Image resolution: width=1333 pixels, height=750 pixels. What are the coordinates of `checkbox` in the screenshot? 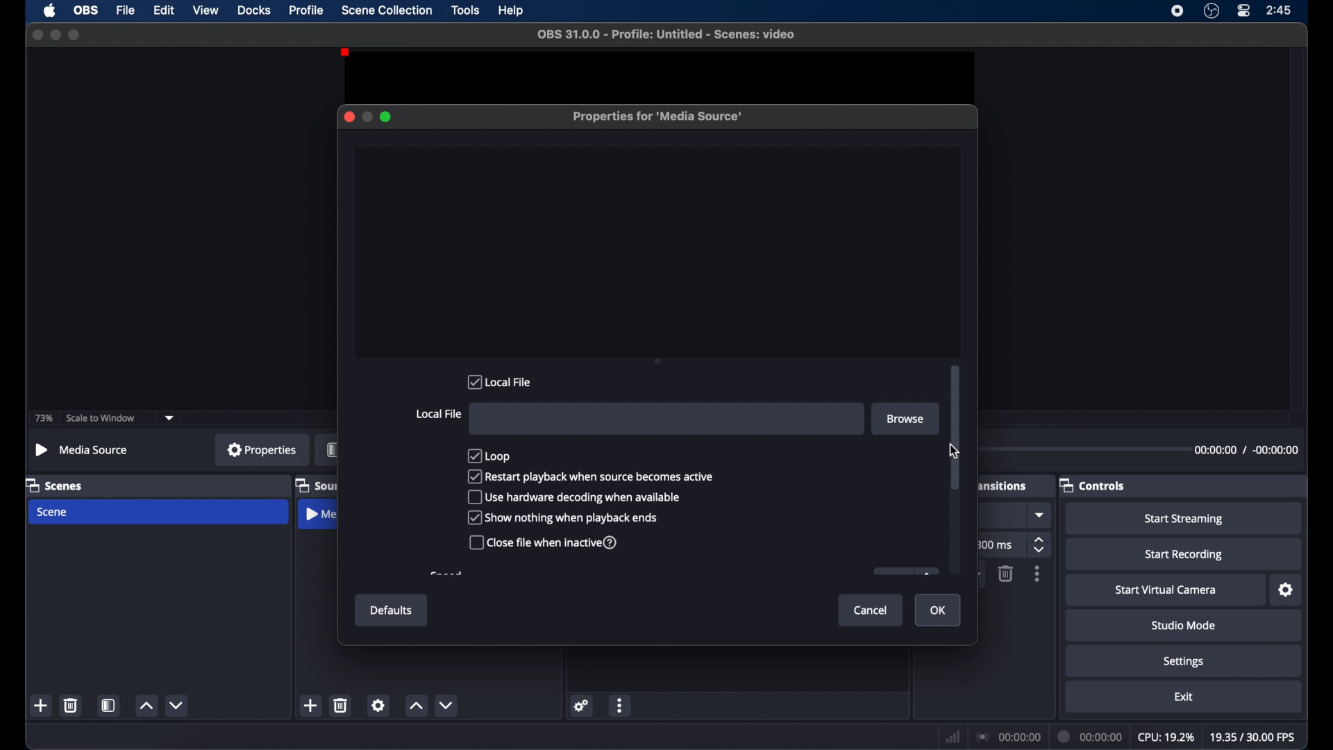 It's located at (490, 455).